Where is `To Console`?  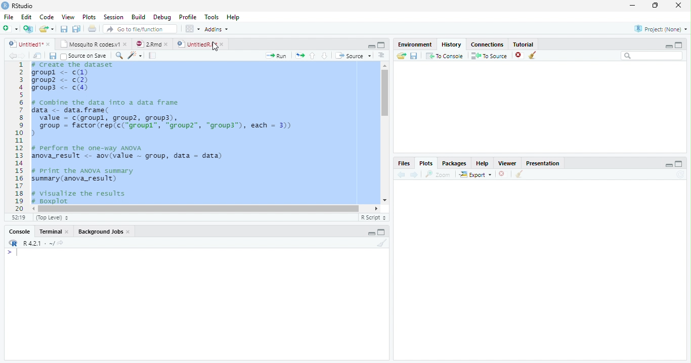 To Console is located at coordinates (445, 56).